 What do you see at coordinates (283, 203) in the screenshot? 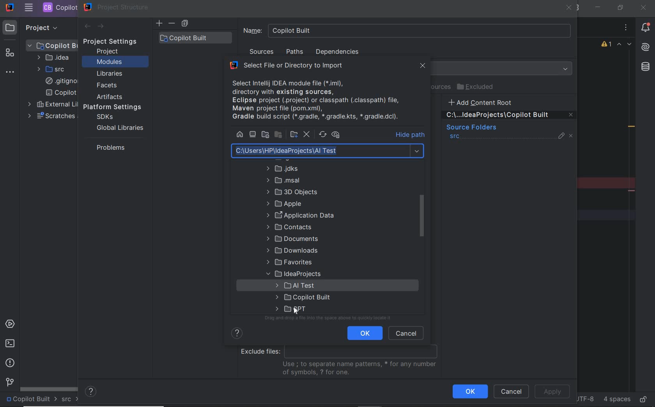
I see `folder` at bounding box center [283, 203].